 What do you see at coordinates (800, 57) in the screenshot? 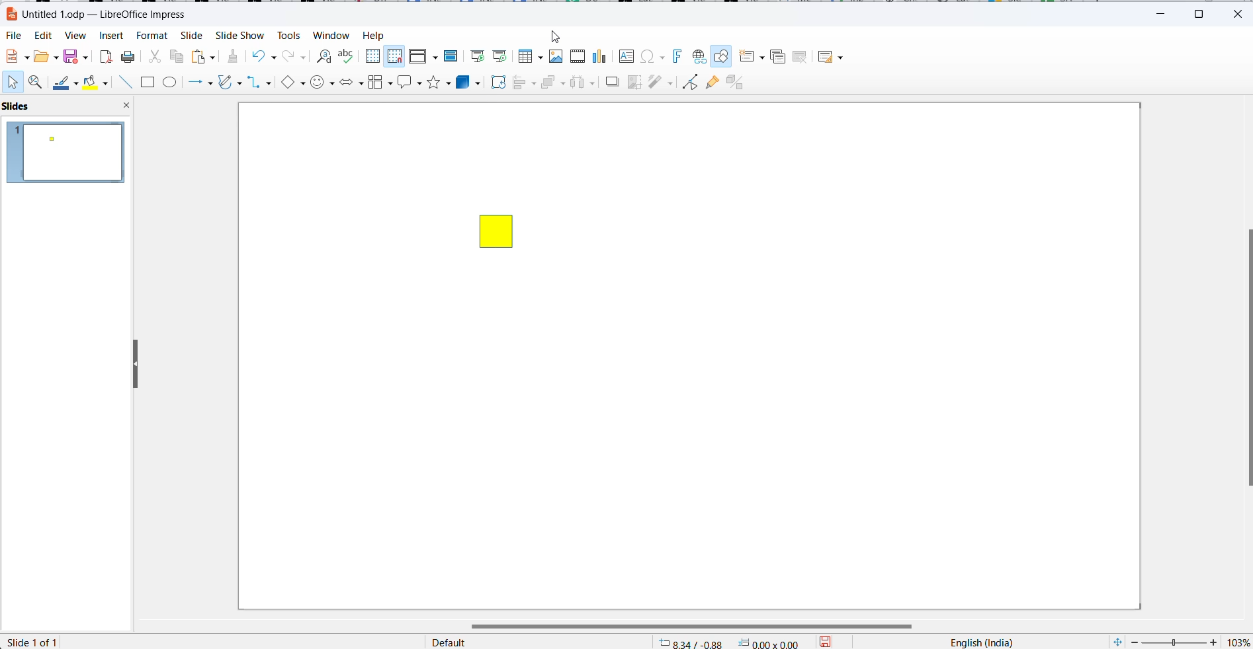
I see `Delete slide` at bounding box center [800, 57].